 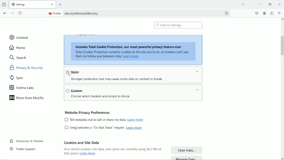 I want to click on list all tabs, so click(x=243, y=4).